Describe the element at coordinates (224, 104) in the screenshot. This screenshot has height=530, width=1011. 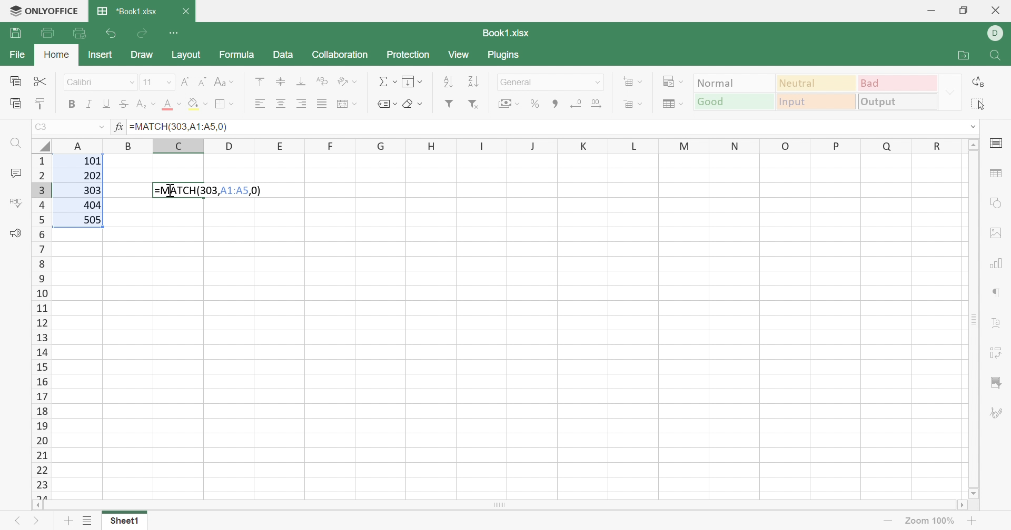
I see `Borders` at that location.